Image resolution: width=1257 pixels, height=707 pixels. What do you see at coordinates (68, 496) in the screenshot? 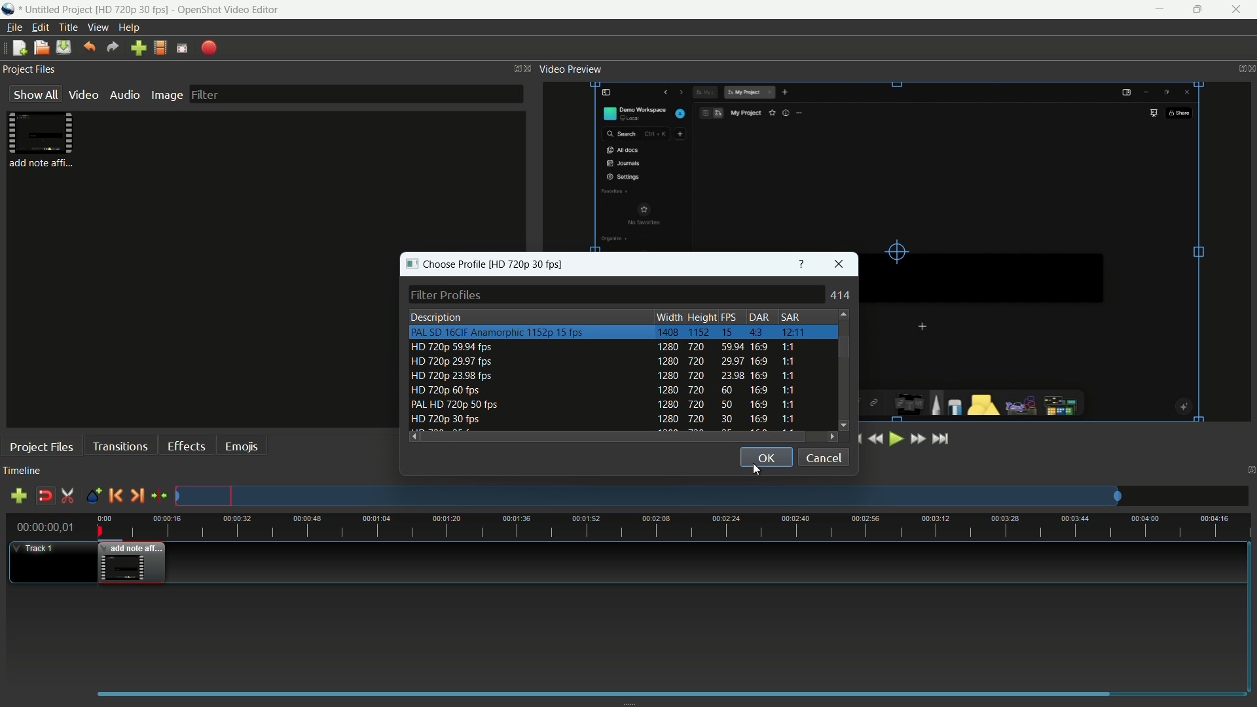
I see `enable razor` at bounding box center [68, 496].